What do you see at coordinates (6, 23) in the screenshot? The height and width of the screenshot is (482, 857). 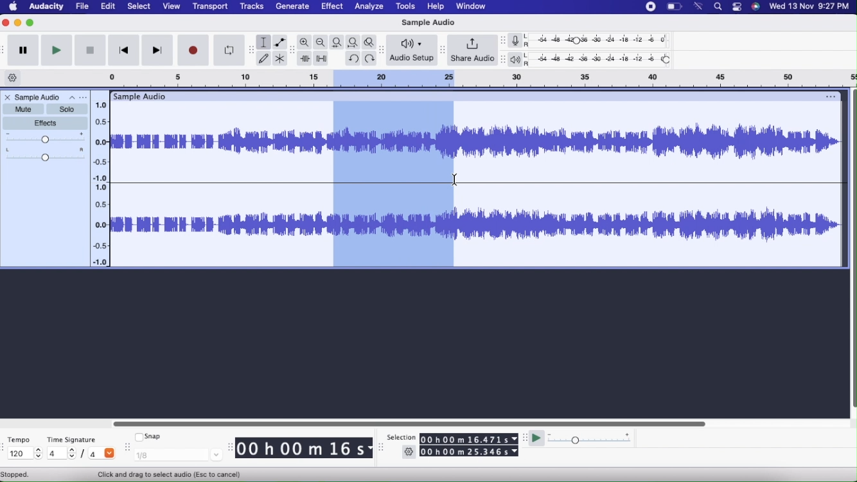 I see `Close` at bounding box center [6, 23].